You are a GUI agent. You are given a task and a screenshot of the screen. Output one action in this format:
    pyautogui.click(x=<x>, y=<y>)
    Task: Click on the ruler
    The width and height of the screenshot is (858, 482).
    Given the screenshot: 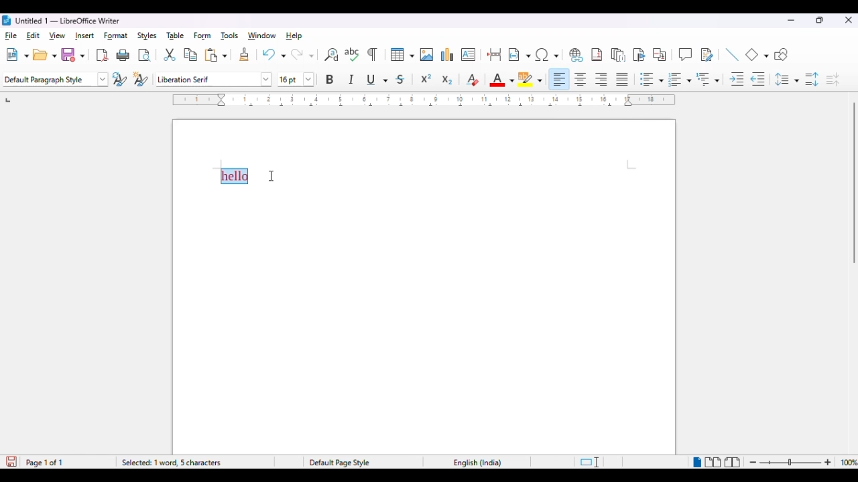 What is the action you would take?
    pyautogui.click(x=425, y=102)
    